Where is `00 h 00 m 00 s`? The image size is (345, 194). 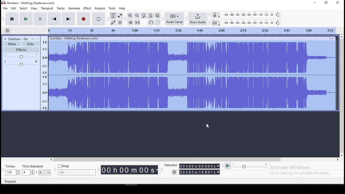
00 h 00 m 00 s is located at coordinates (129, 170).